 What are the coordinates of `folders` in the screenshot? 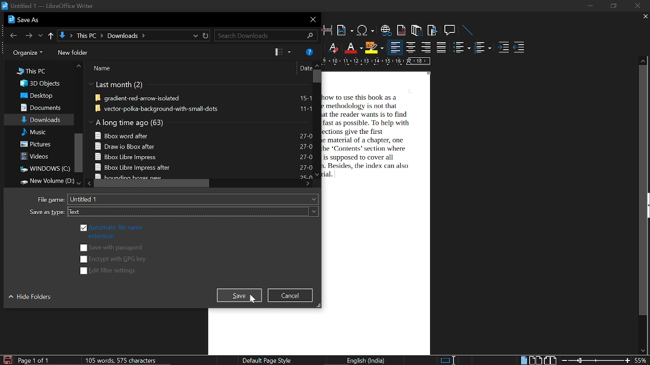 It's located at (73, 53).